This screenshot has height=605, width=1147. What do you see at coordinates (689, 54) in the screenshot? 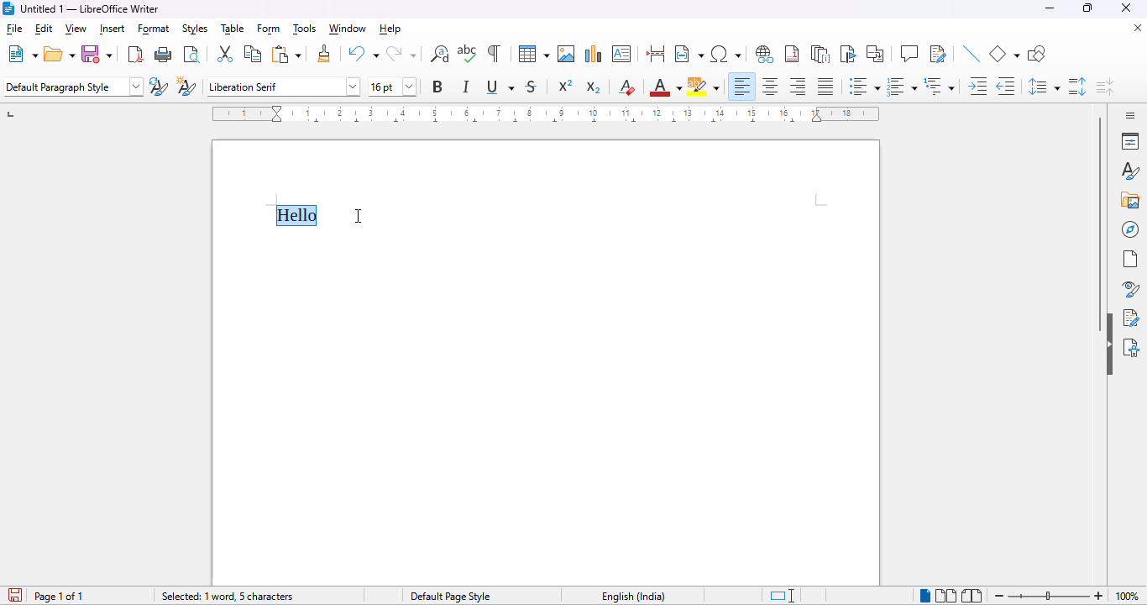
I see `insert field` at bounding box center [689, 54].